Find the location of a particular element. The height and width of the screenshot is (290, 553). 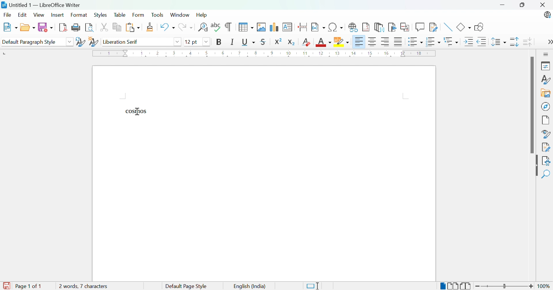

Character highlighting color is located at coordinates (342, 42).